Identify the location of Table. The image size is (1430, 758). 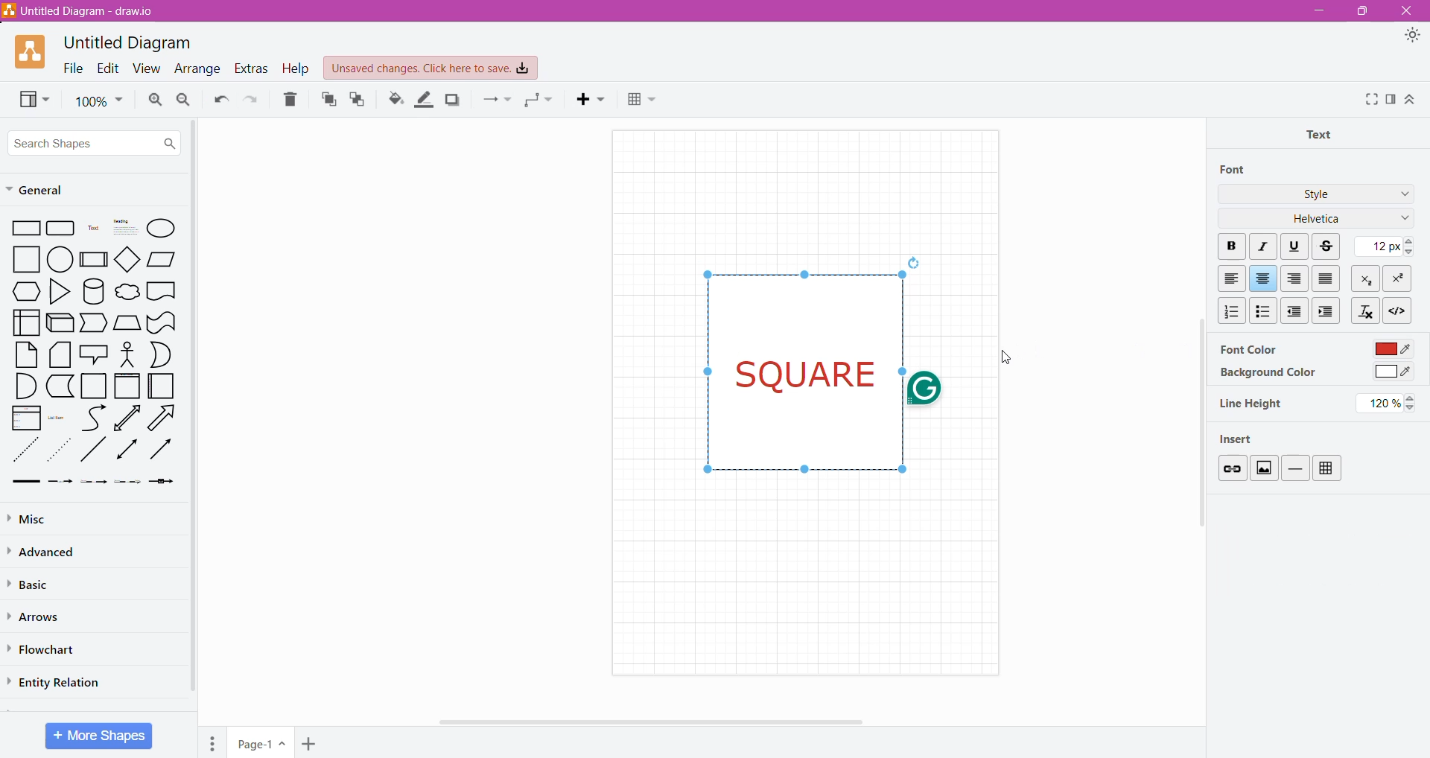
(640, 100).